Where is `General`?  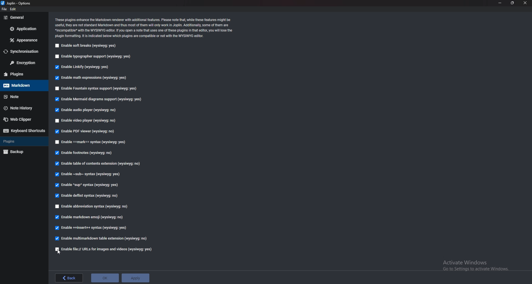 General is located at coordinates (22, 17).